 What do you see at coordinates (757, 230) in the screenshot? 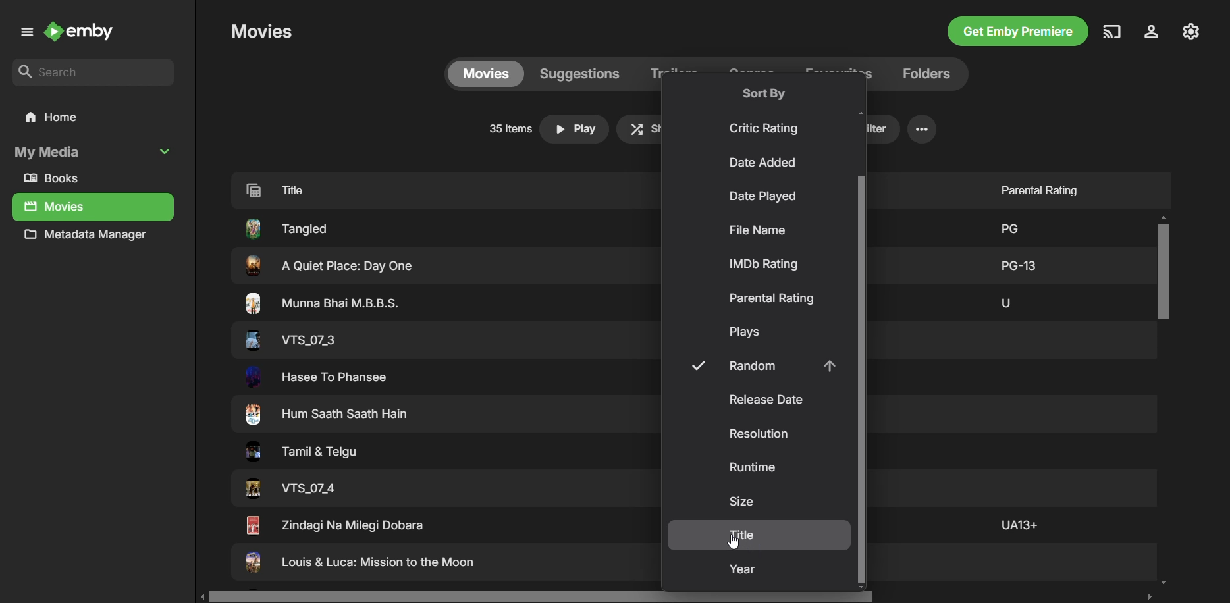
I see `File Name` at bounding box center [757, 230].